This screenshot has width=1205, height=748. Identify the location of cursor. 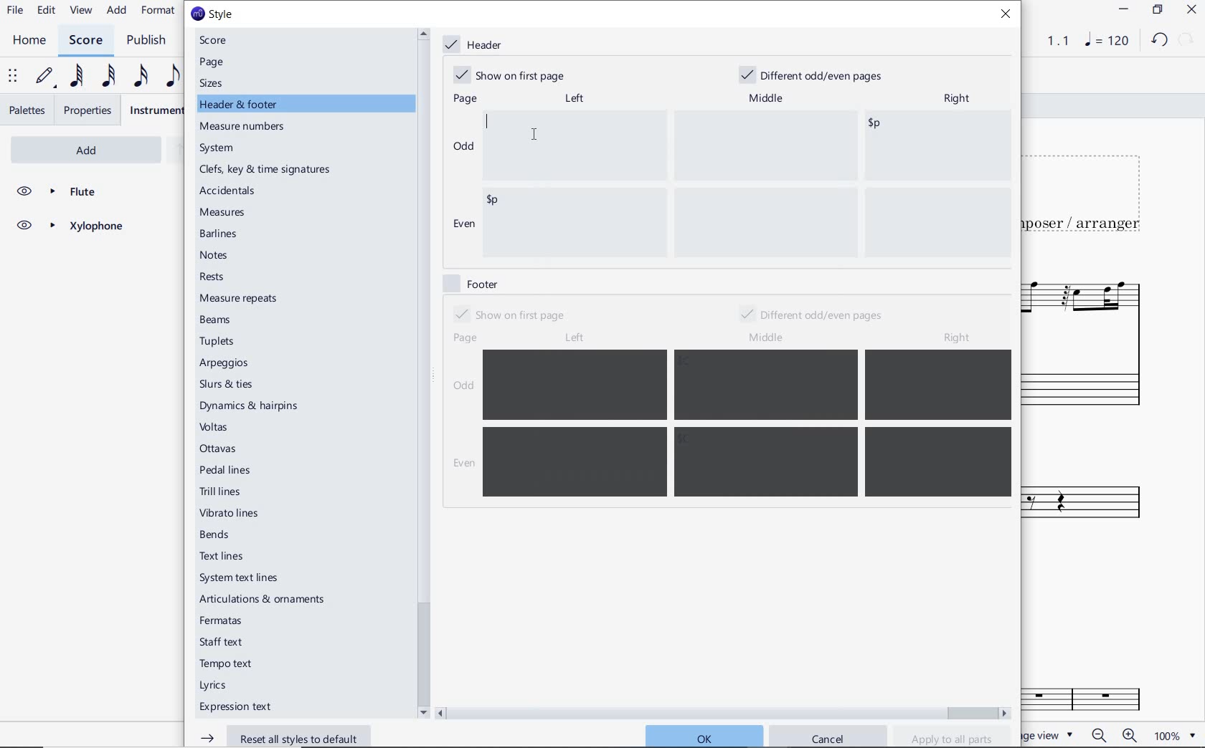
(535, 135).